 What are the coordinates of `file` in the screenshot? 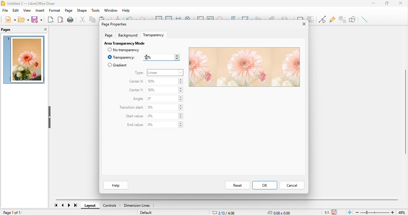 It's located at (6, 10).